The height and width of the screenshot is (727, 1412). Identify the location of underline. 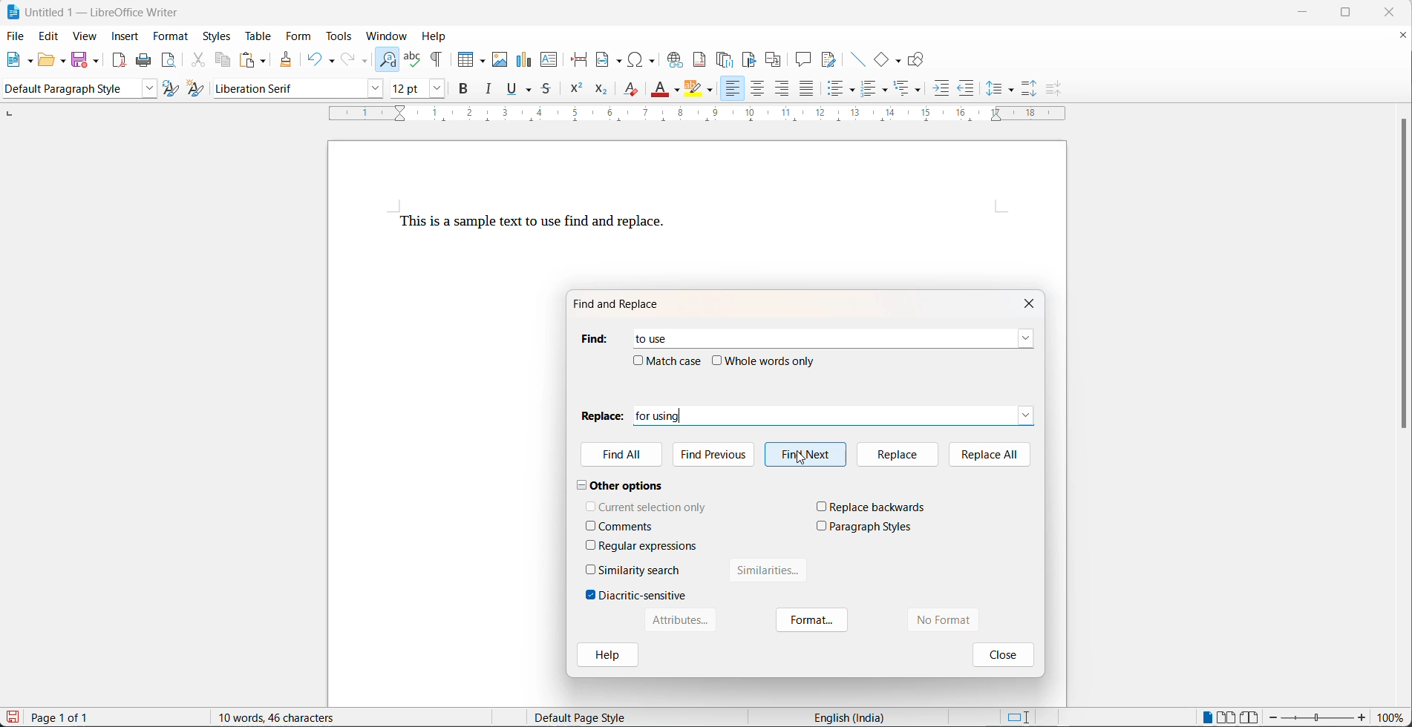
(511, 91).